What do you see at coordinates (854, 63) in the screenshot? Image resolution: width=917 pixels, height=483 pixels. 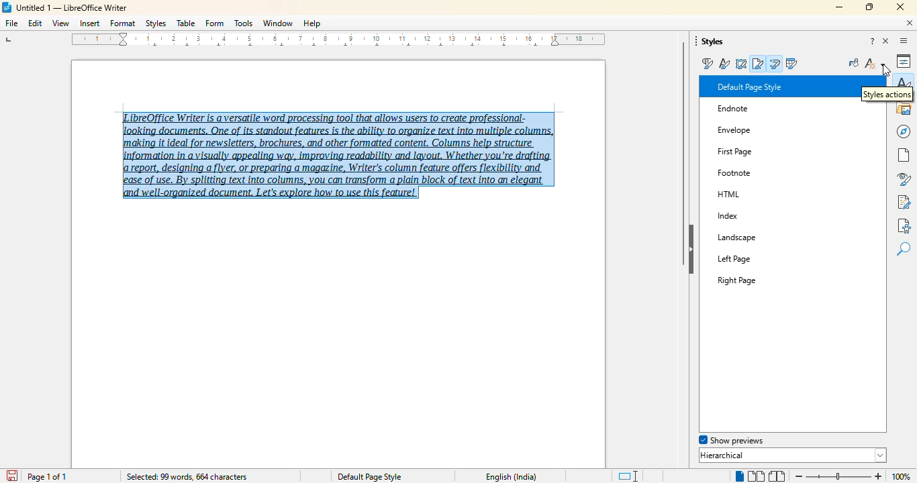 I see `fill format mode` at bounding box center [854, 63].